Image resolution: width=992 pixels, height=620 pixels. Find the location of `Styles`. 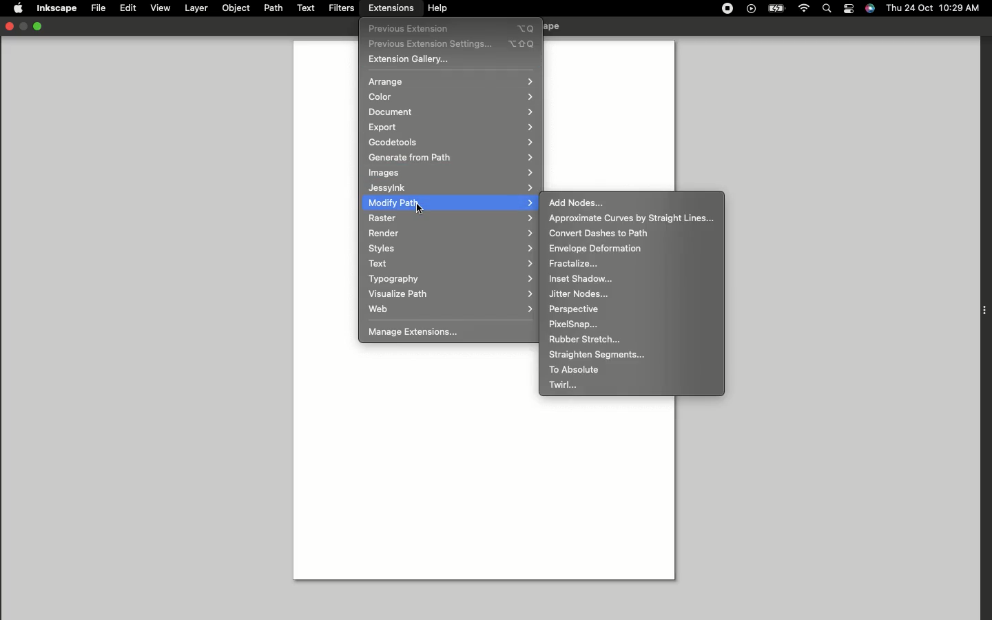

Styles is located at coordinates (452, 248).